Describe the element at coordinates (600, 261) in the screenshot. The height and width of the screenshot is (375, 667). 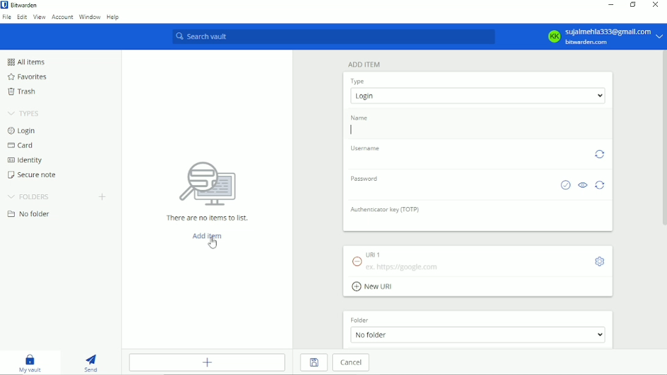
I see `Toggle options` at that location.